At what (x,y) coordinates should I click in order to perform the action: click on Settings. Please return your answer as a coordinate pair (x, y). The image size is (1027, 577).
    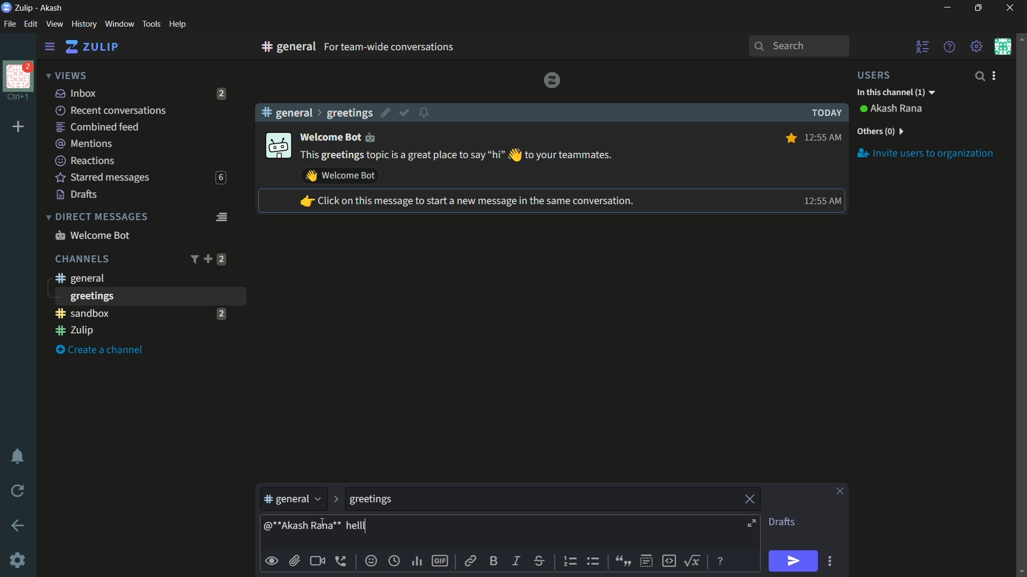
    Looking at the image, I should click on (18, 560).